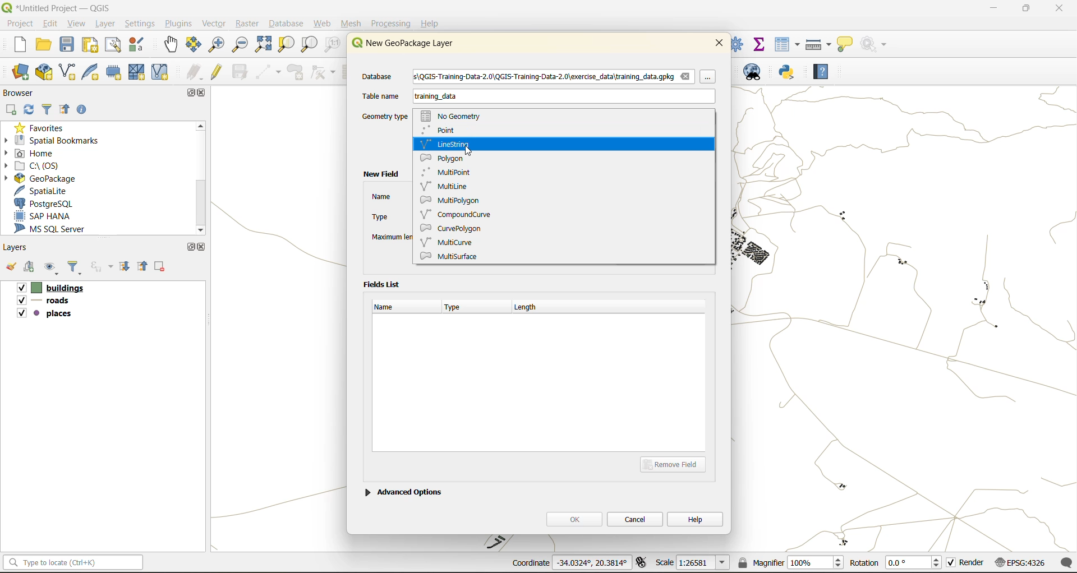  I want to click on add, so click(31, 268).